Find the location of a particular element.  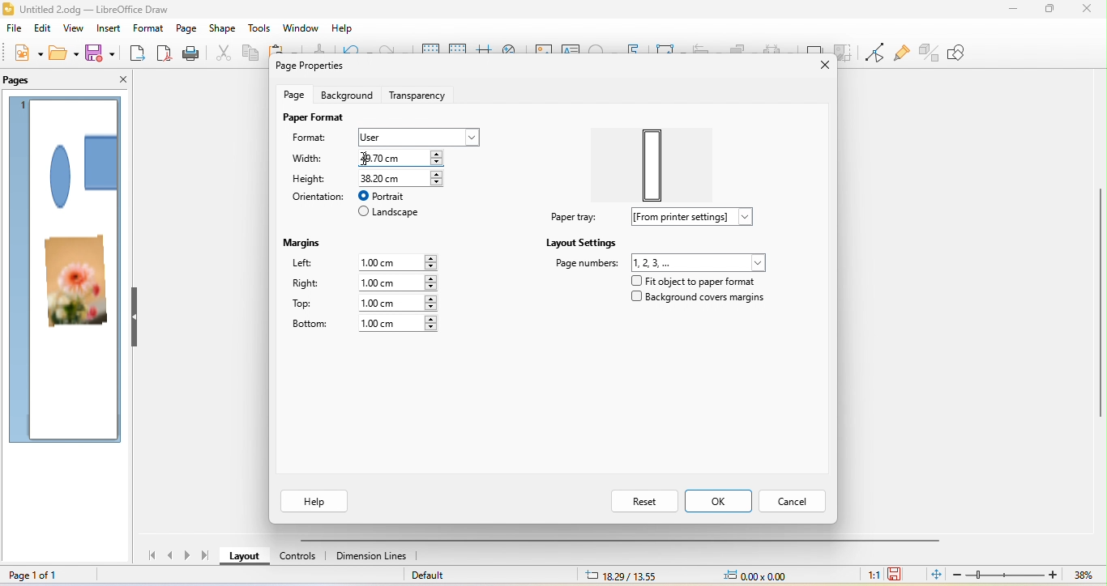

paste is located at coordinates (286, 50).